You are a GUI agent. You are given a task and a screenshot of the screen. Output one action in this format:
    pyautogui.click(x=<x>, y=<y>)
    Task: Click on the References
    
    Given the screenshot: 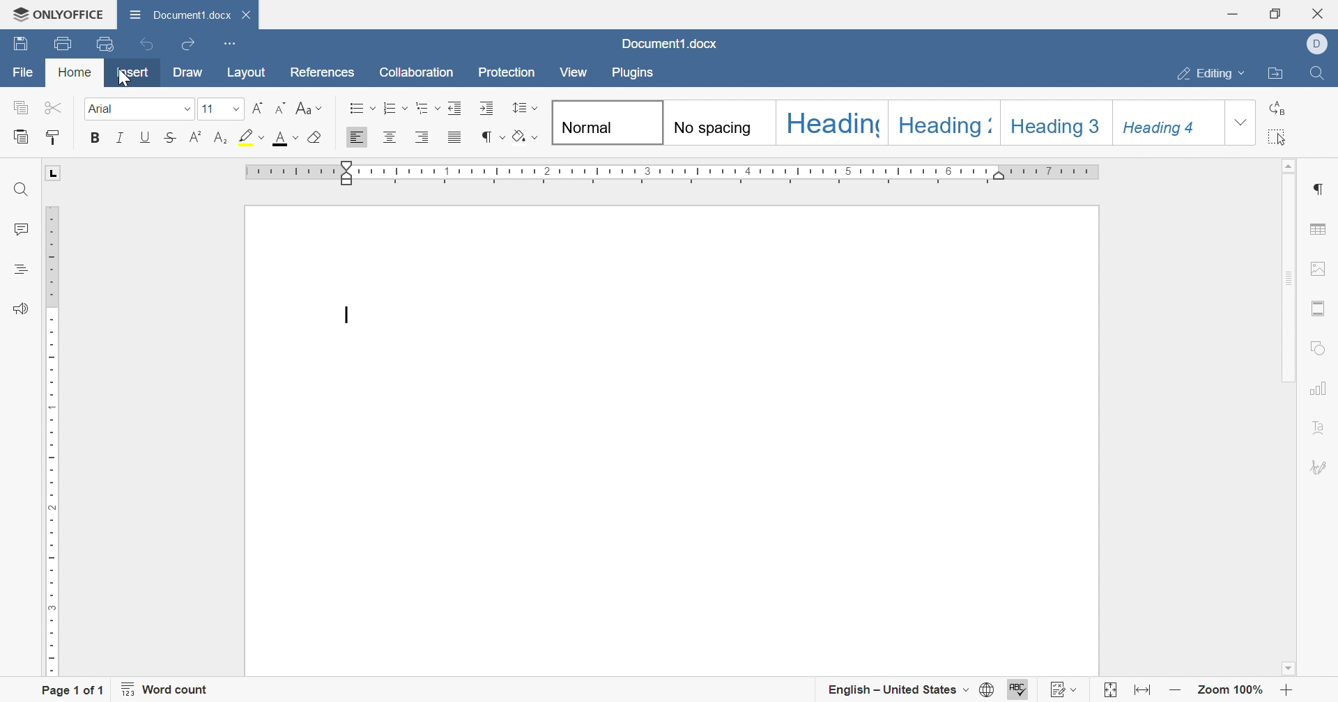 What is the action you would take?
    pyautogui.click(x=324, y=72)
    